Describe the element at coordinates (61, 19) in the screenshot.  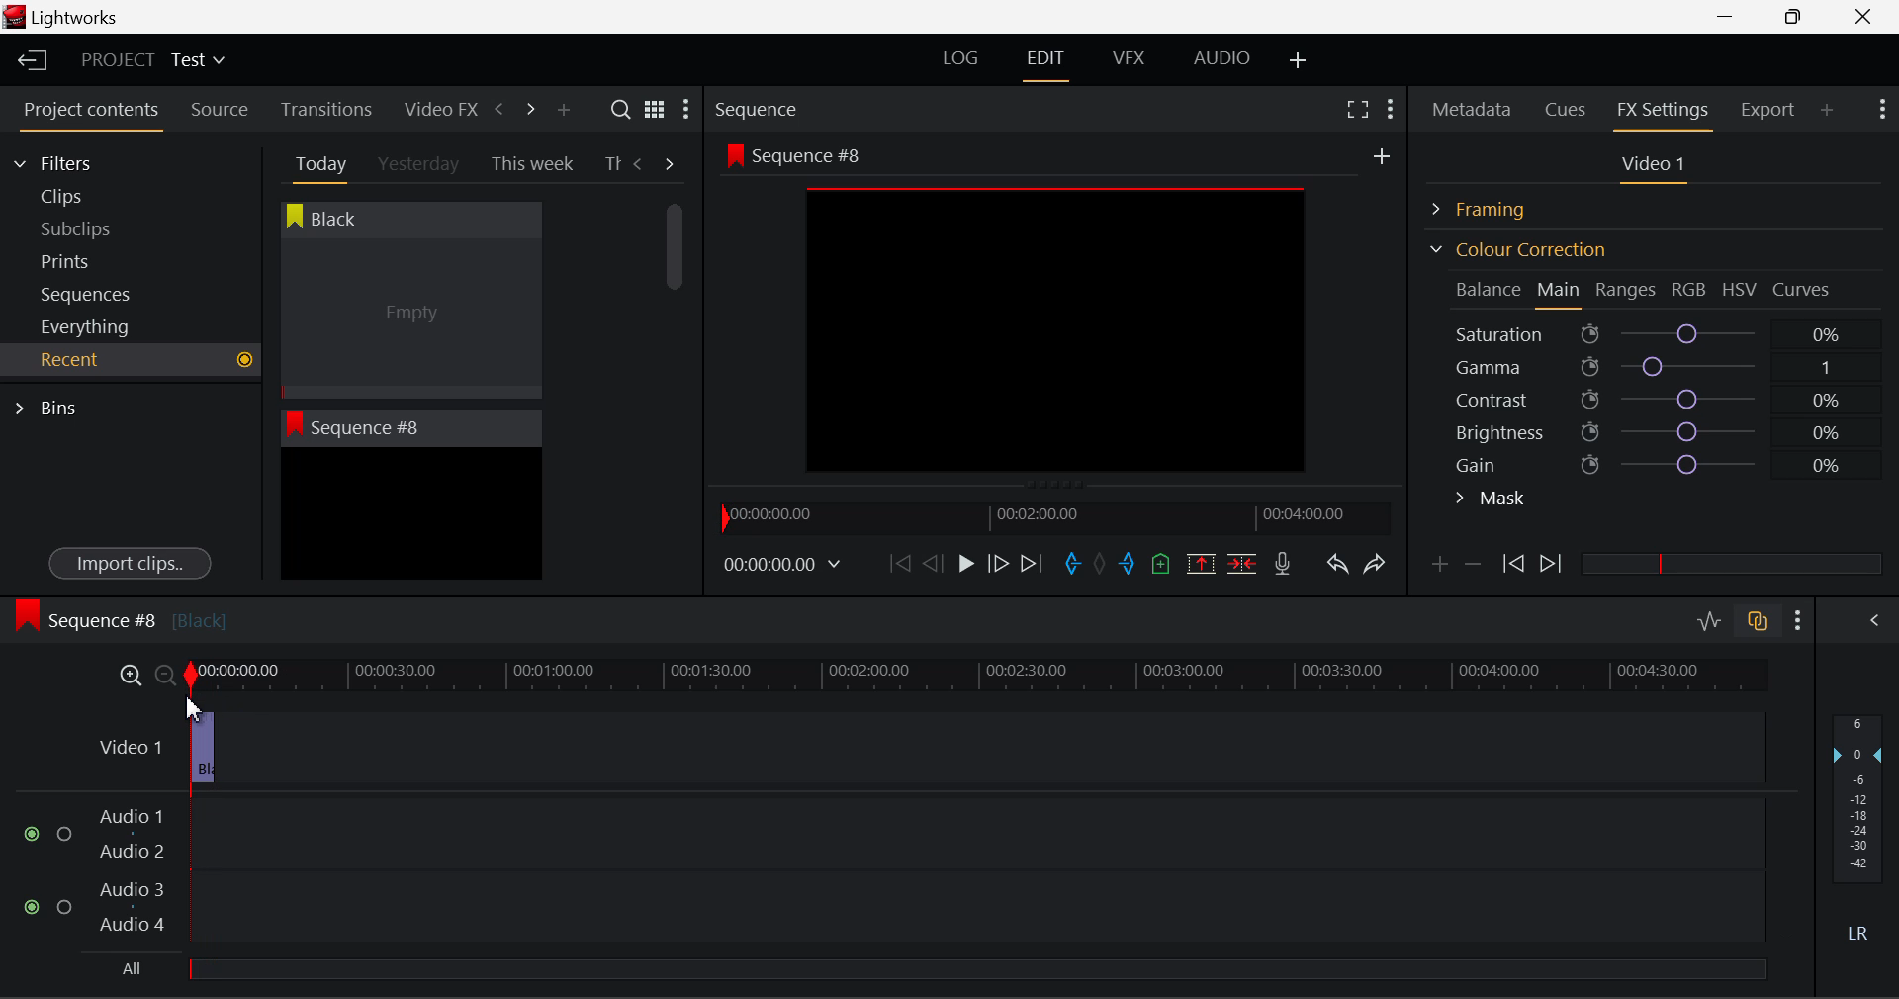
I see `Window Title` at that location.